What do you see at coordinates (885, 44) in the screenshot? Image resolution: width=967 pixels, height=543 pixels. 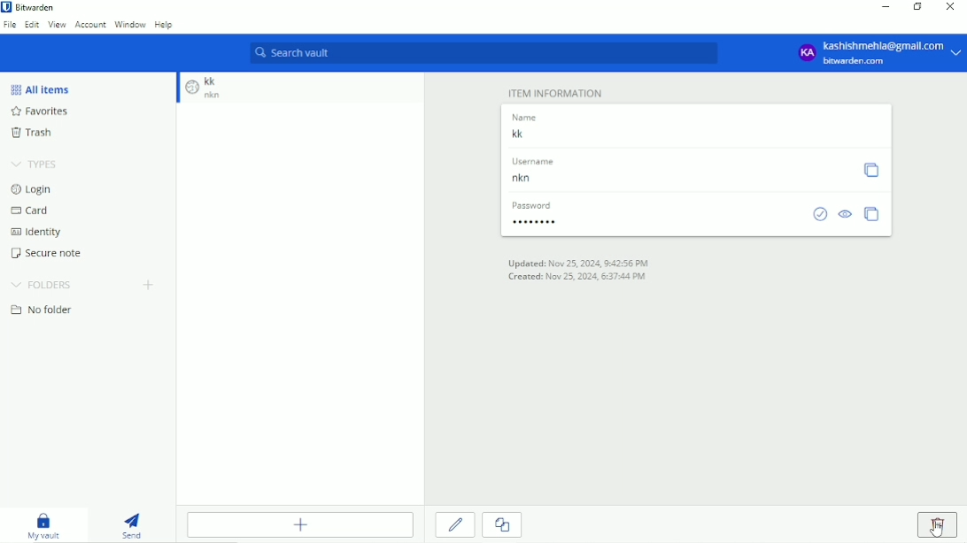 I see `kashishmehla@gmall.com` at bounding box center [885, 44].